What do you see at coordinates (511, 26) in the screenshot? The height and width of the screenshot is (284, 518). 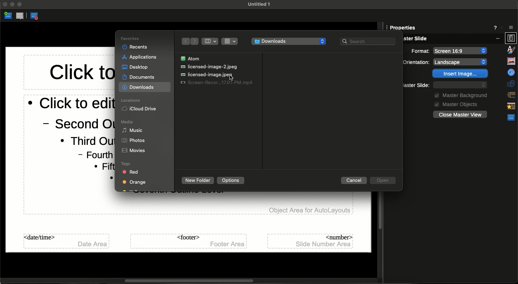 I see `Properties` at bounding box center [511, 26].